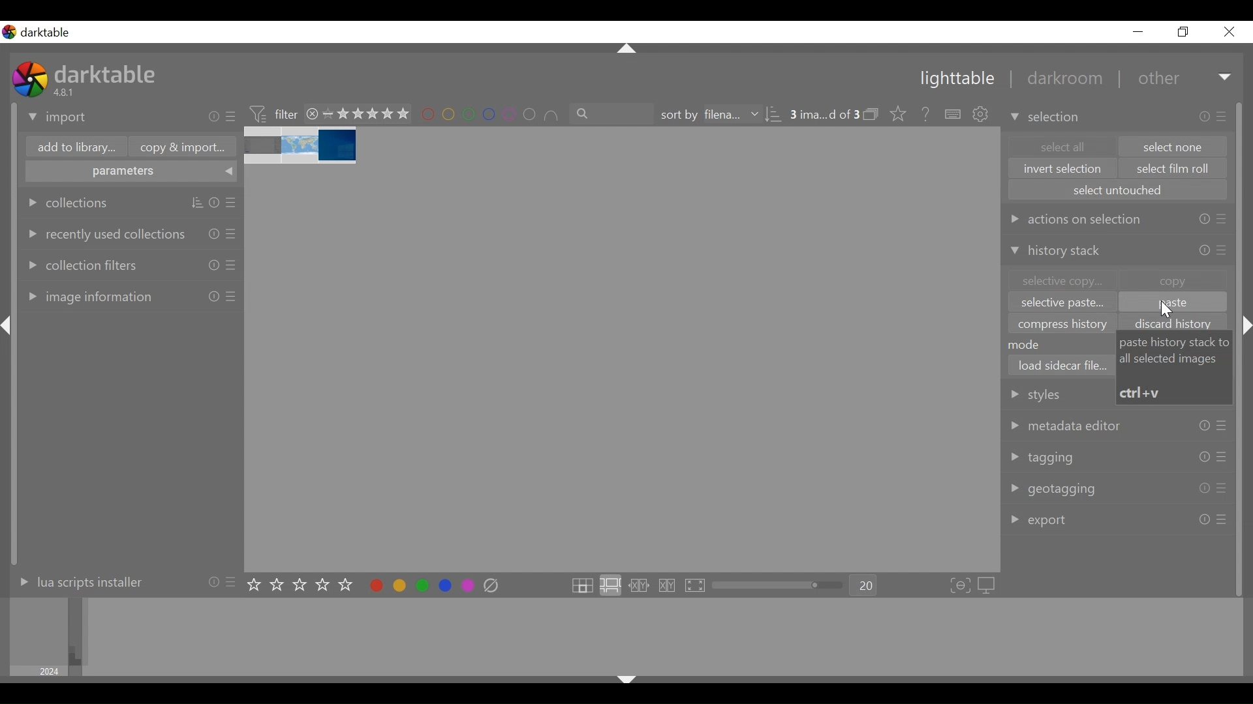 The image size is (1253, 704). I want to click on paste history stack to
all selected images, so click(1176, 351).